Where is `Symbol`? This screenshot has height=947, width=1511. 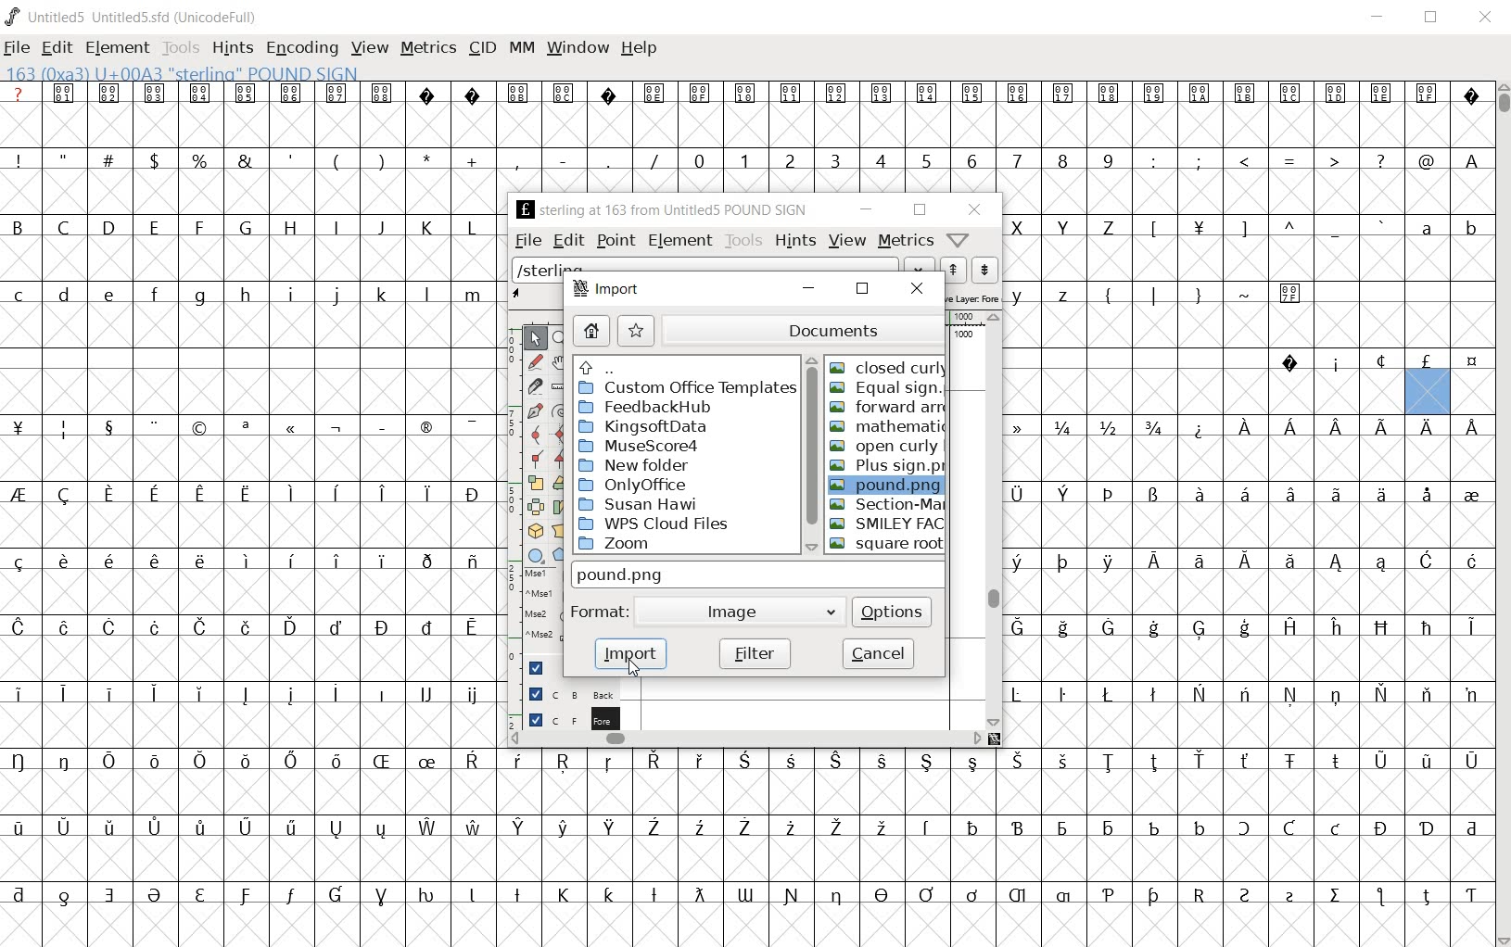
Symbol is located at coordinates (1243, 562).